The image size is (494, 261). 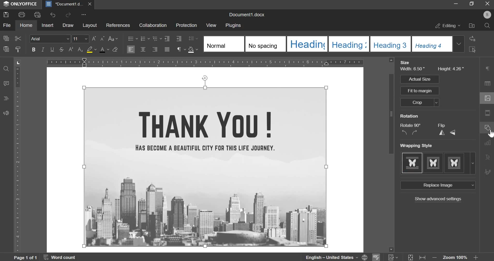 I want to click on feedback, so click(x=6, y=113).